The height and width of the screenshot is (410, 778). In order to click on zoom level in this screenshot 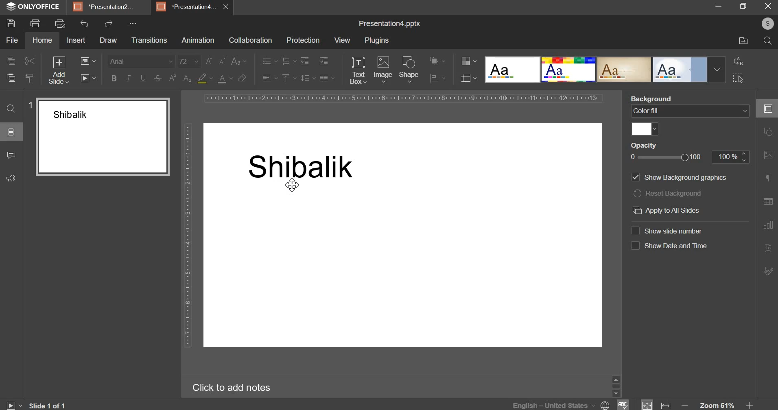, I will do `click(717, 403)`.